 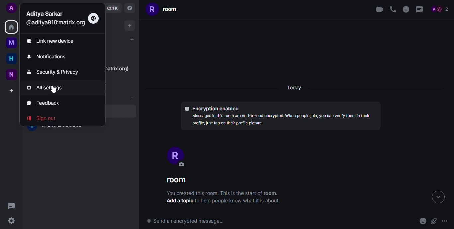 I want to click on feedback, so click(x=43, y=103).